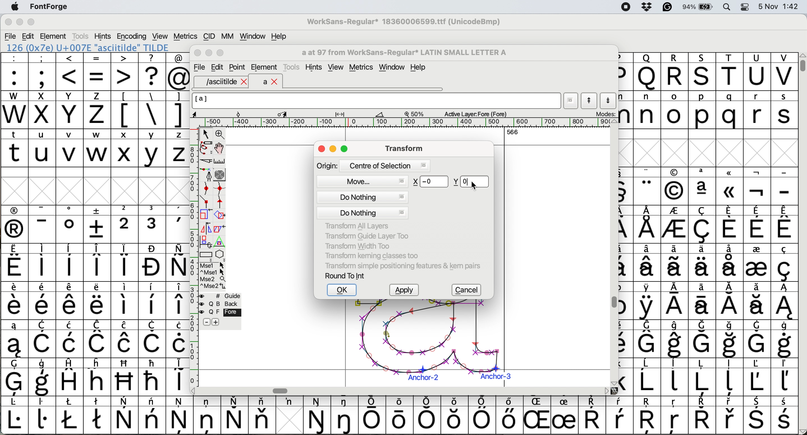  Describe the element at coordinates (206, 174) in the screenshot. I see `add a  point then drag out its control points` at that location.